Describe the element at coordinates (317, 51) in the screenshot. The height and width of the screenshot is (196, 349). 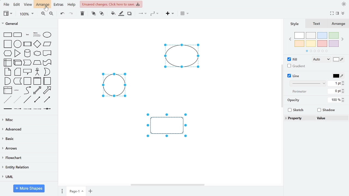
I see `pages in colors` at that location.